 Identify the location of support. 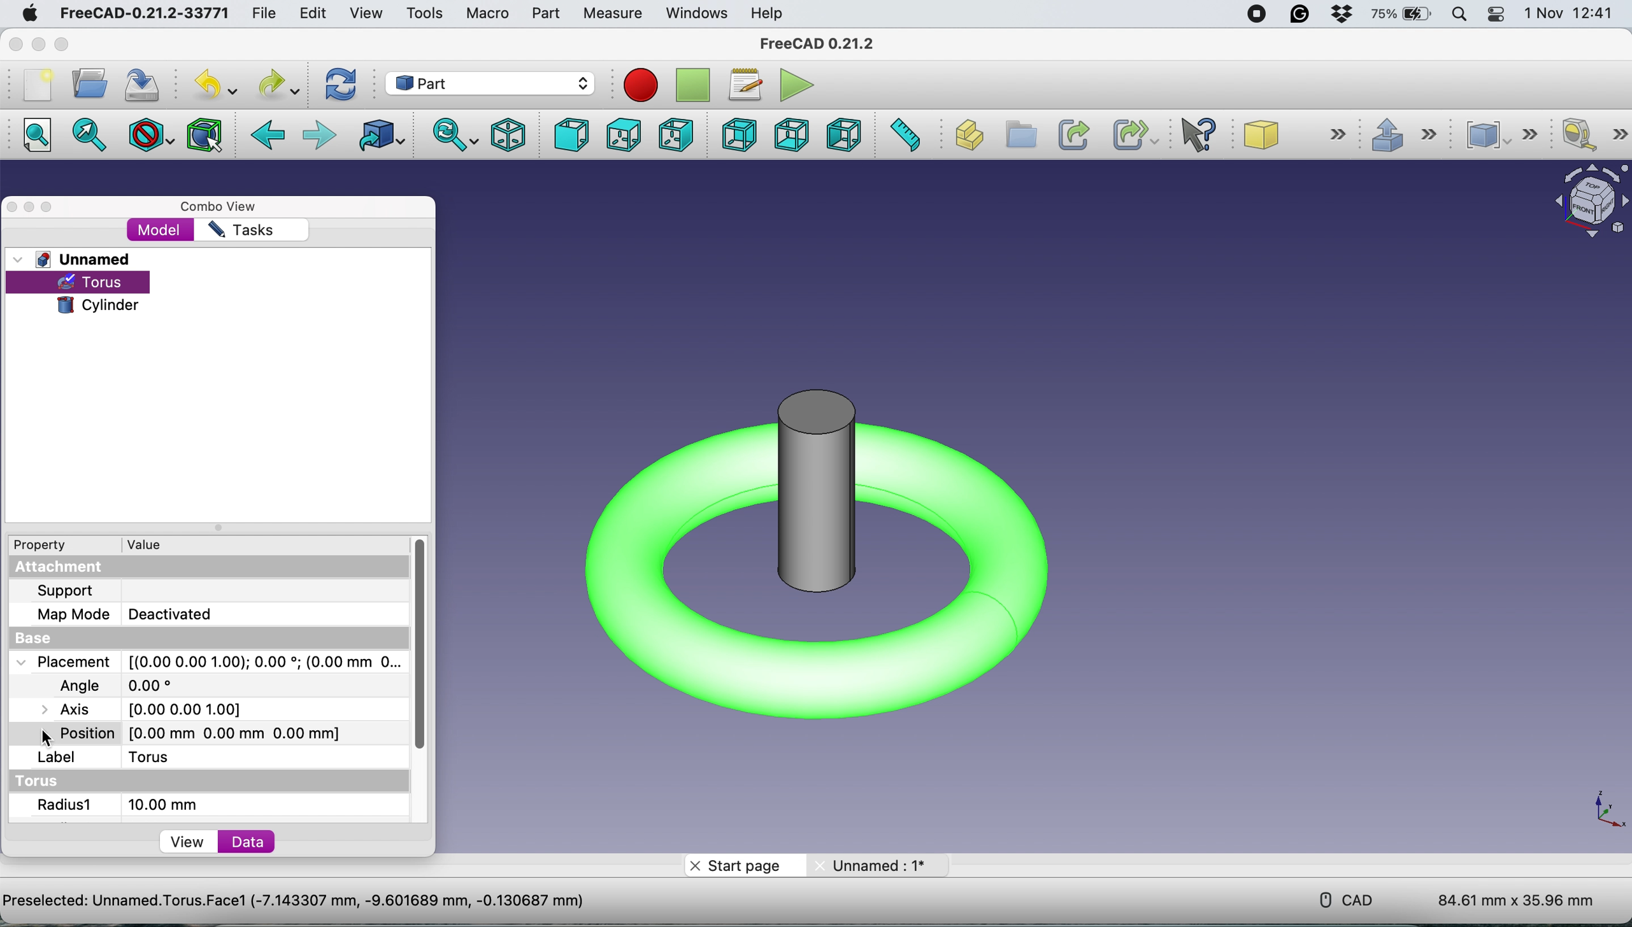
(82, 593).